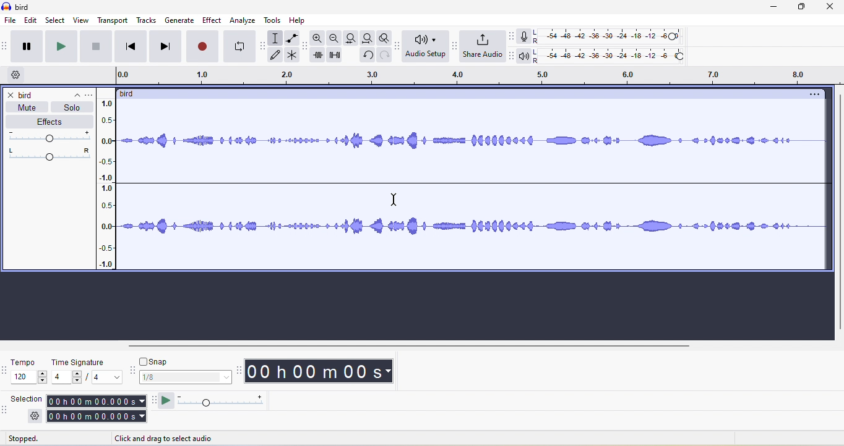  I want to click on bird, so click(28, 96).